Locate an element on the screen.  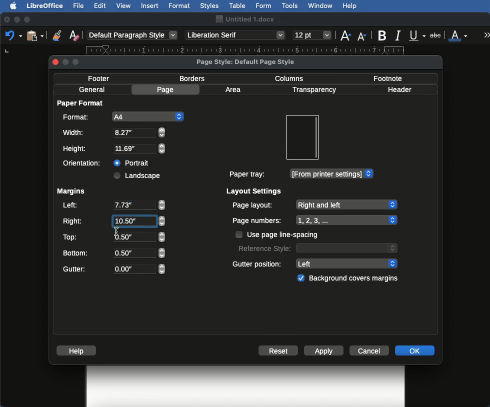
Paragraph style is located at coordinates (133, 35).